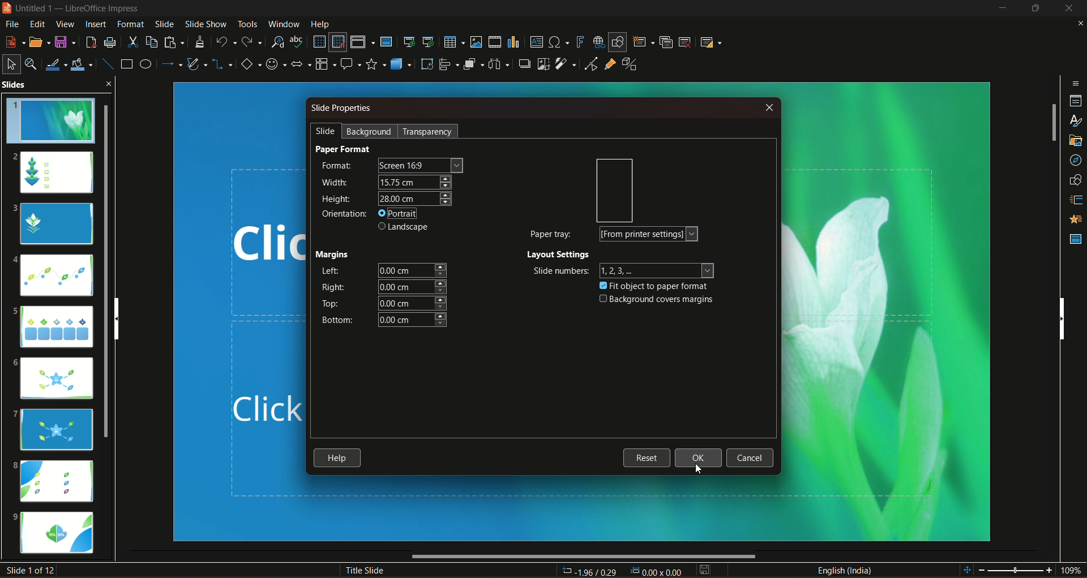 The height and width of the screenshot is (578, 1087). I want to click on help, so click(320, 23).